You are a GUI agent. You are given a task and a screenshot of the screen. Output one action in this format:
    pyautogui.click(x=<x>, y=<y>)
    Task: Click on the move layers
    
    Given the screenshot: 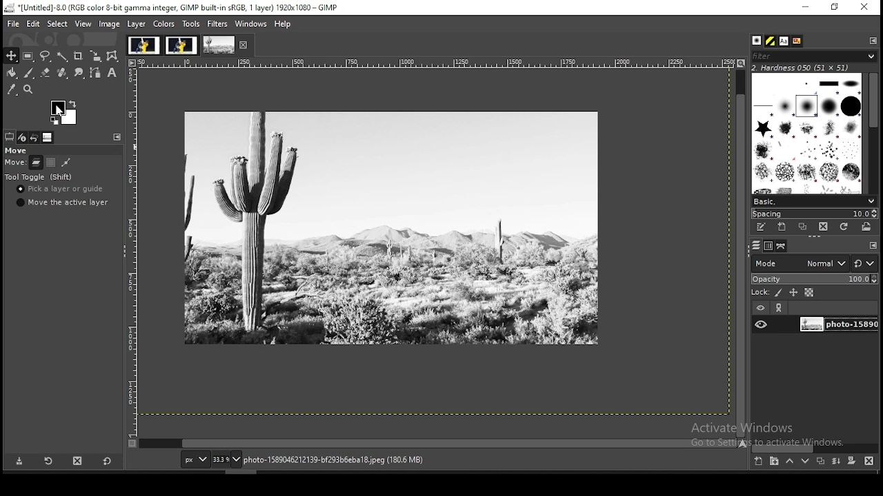 What is the action you would take?
    pyautogui.click(x=36, y=162)
    